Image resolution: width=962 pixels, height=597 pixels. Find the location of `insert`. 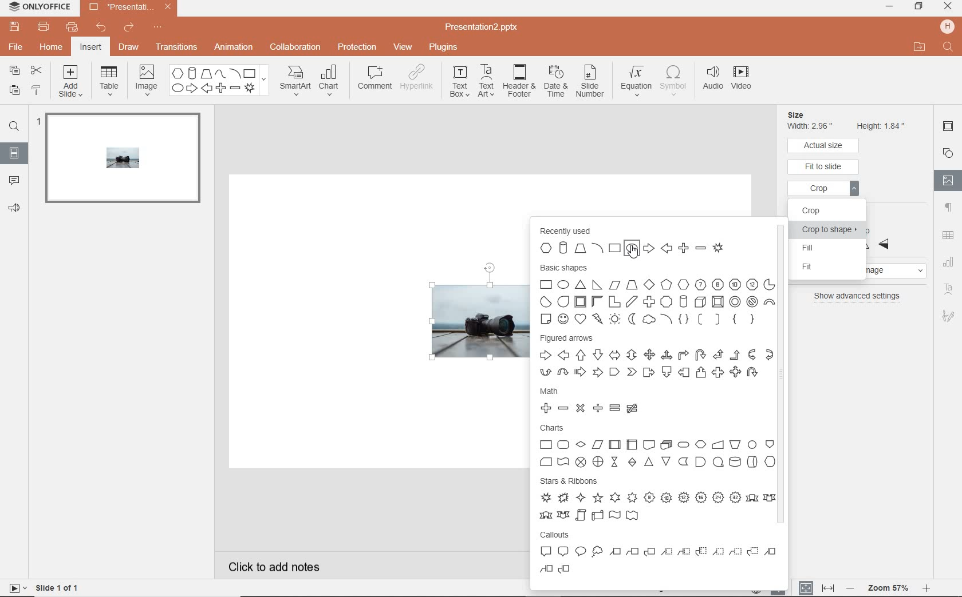

insert is located at coordinates (92, 47).